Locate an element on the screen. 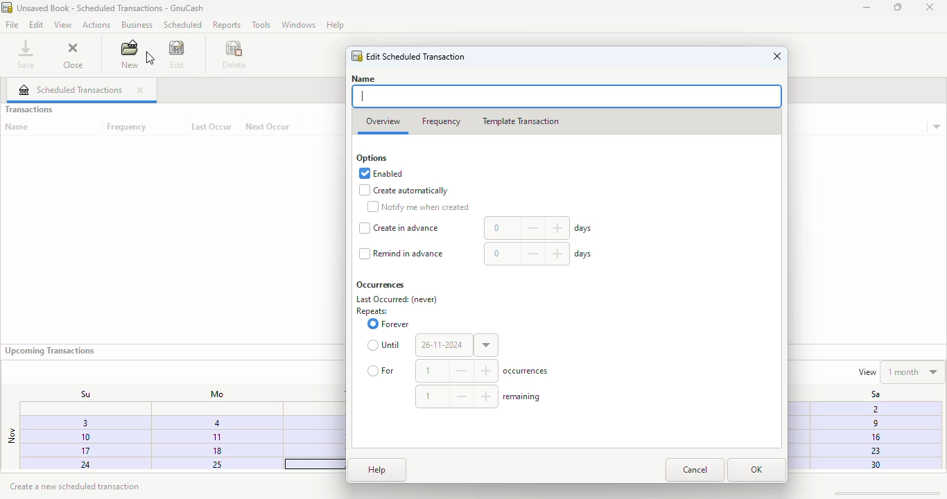 This screenshot has height=499, width=947. frequency is located at coordinates (442, 122).